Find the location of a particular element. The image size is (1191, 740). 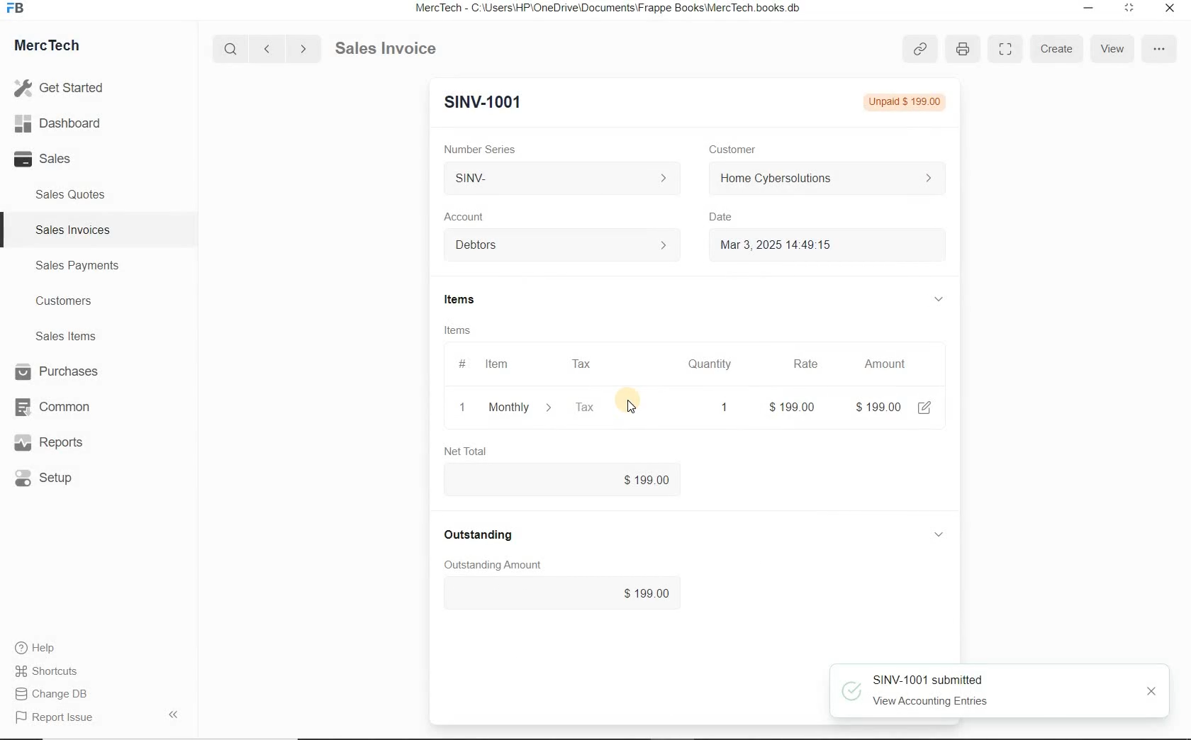

Report Issue is located at coordinates (57, 718).